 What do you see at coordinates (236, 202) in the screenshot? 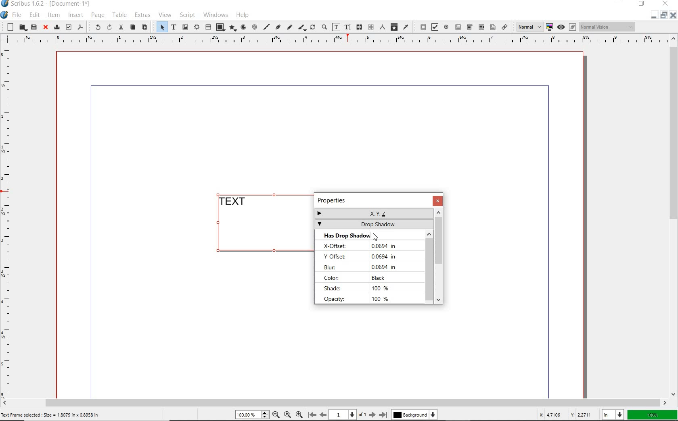
I see `TEXT` at bounding box center [236, 202].